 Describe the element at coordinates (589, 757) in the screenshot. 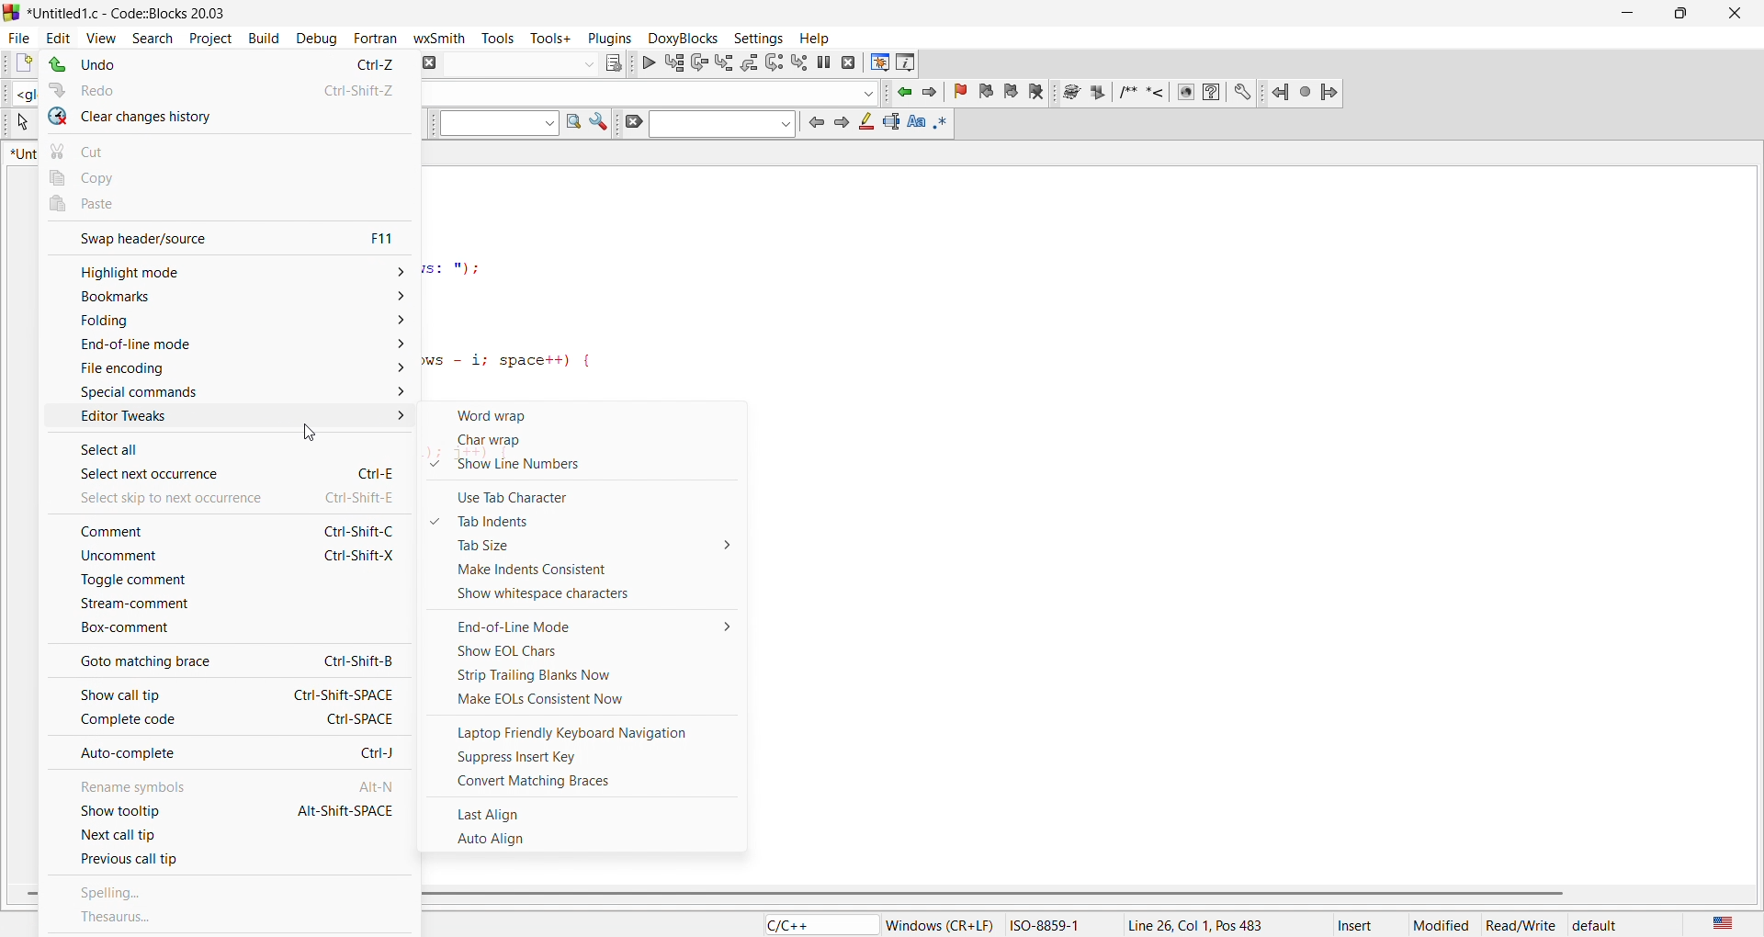

I see `supress insert key` at that location.